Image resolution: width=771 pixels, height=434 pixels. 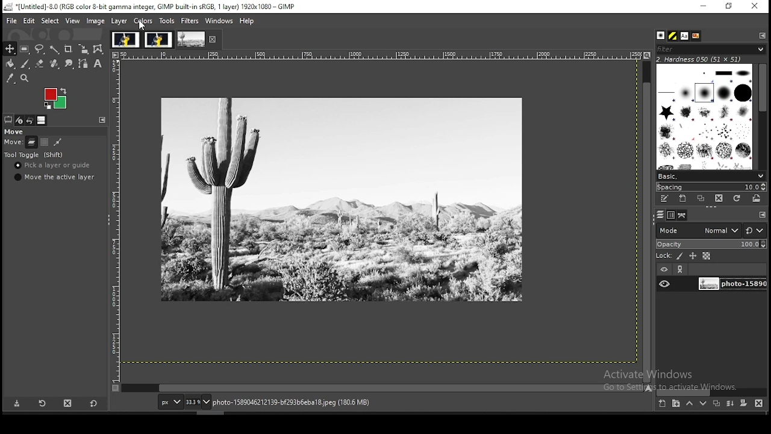 What do you see at coordinates (731, 403) in the screenshot?
I see `merge layer` at bounding box center [731, 403].